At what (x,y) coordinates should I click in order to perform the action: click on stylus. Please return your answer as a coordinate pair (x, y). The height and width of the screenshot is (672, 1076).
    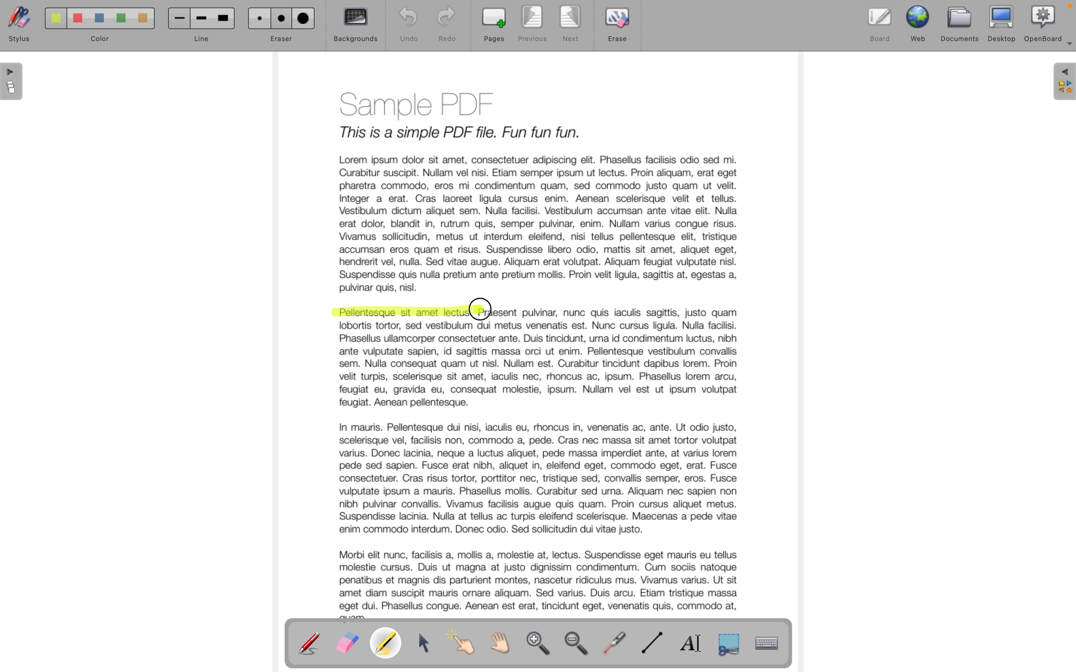
    Looking at the image, I should click on (17, 27).